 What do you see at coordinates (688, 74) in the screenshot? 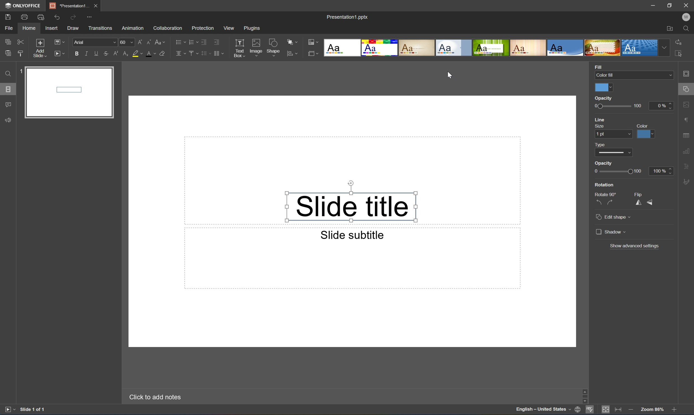
I see `slide settings` at bounding box center [688, 74].